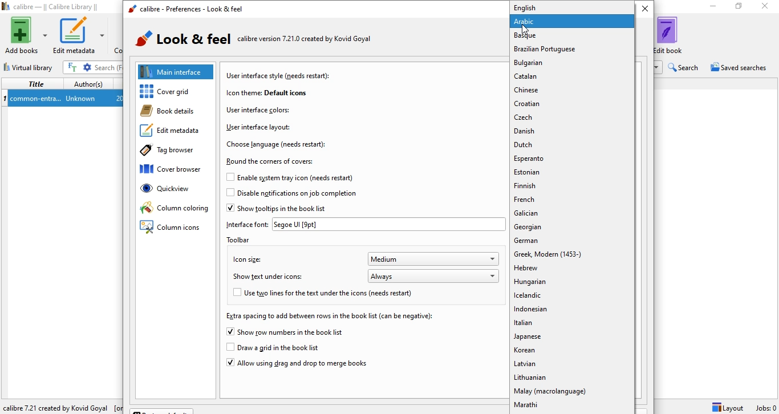  I want to click on chinese, so click(571, 89).